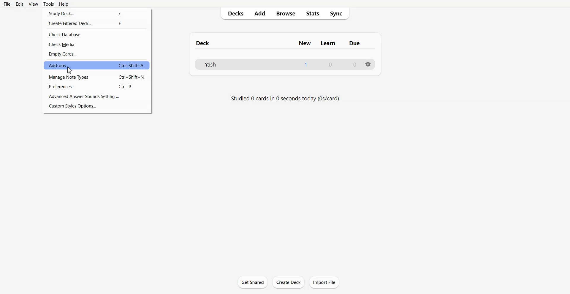  I want to click on deck, so click(213, 43).